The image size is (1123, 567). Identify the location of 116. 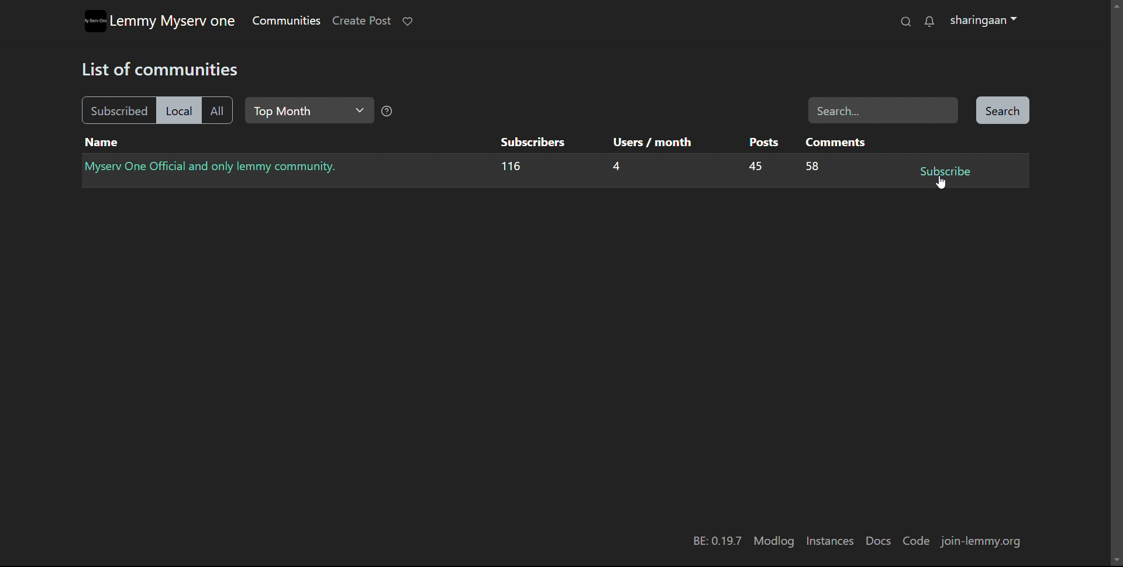
(511, 168).